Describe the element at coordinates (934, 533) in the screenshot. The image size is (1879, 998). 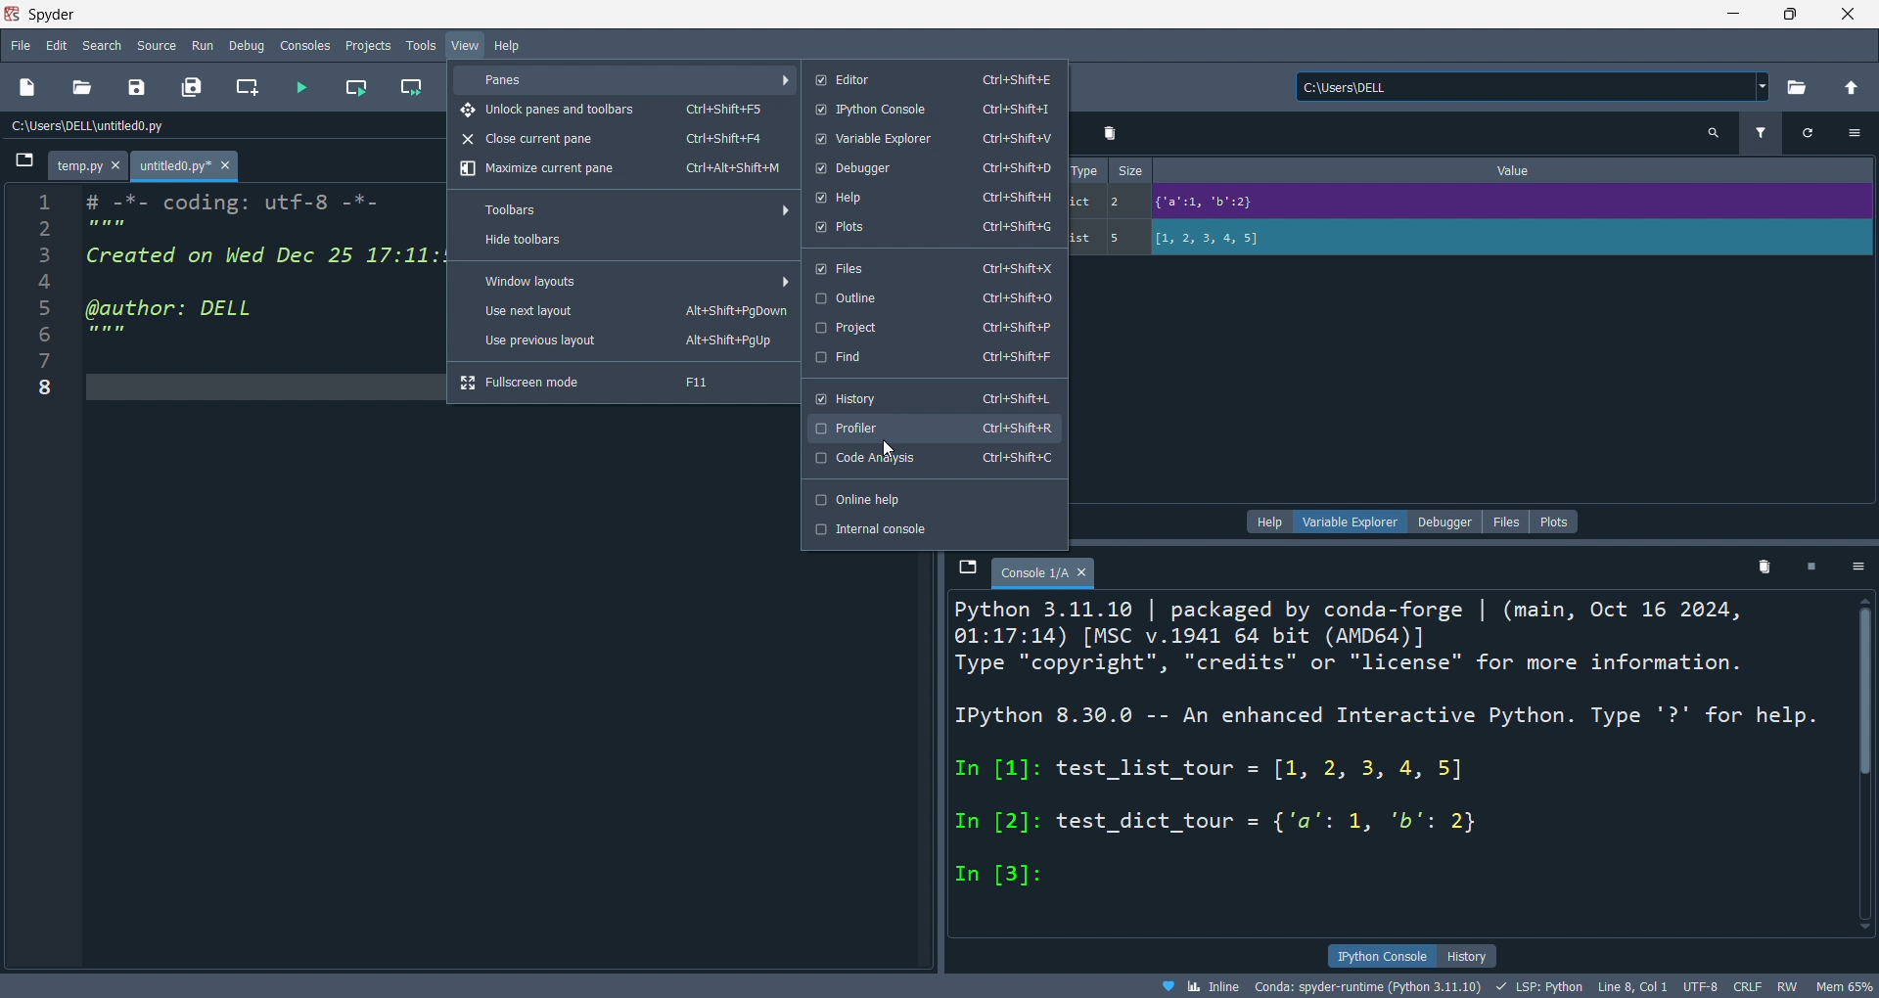
I see `internal console` at that location.